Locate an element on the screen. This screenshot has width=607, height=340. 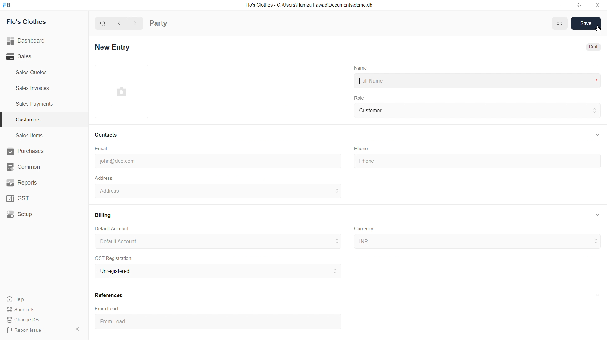
Sales Quotes is located at coordinates (30, 73).